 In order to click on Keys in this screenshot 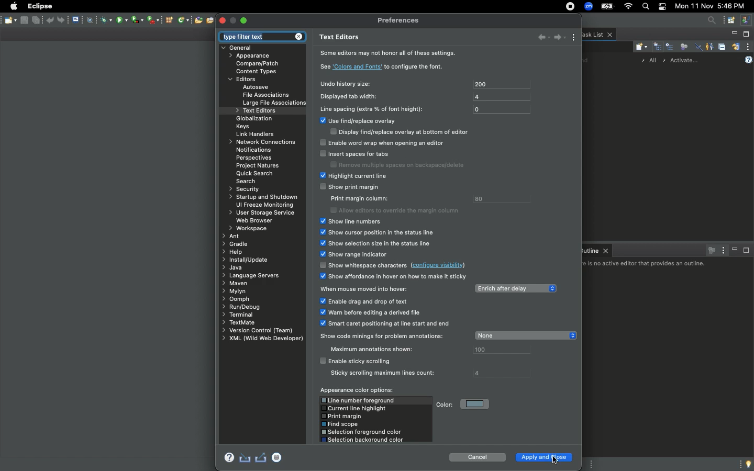, I will do `click(243, 127)`.